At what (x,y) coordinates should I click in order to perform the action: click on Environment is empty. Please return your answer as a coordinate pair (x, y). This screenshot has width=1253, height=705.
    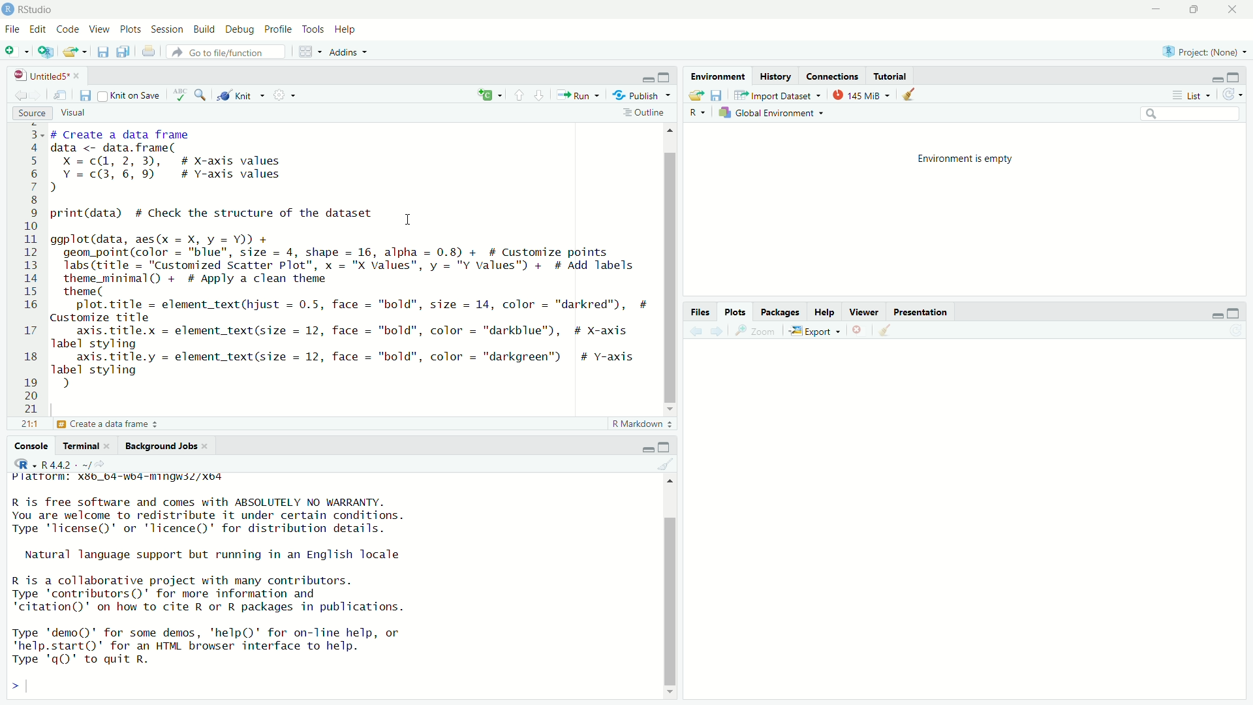
    Looking at the image, I should click on (966, 159).